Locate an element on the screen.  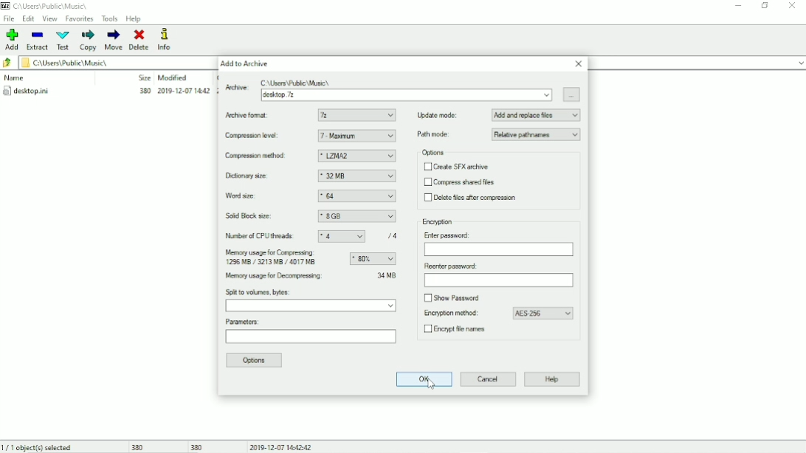
Reenter password is located at coordinates (449, 266).